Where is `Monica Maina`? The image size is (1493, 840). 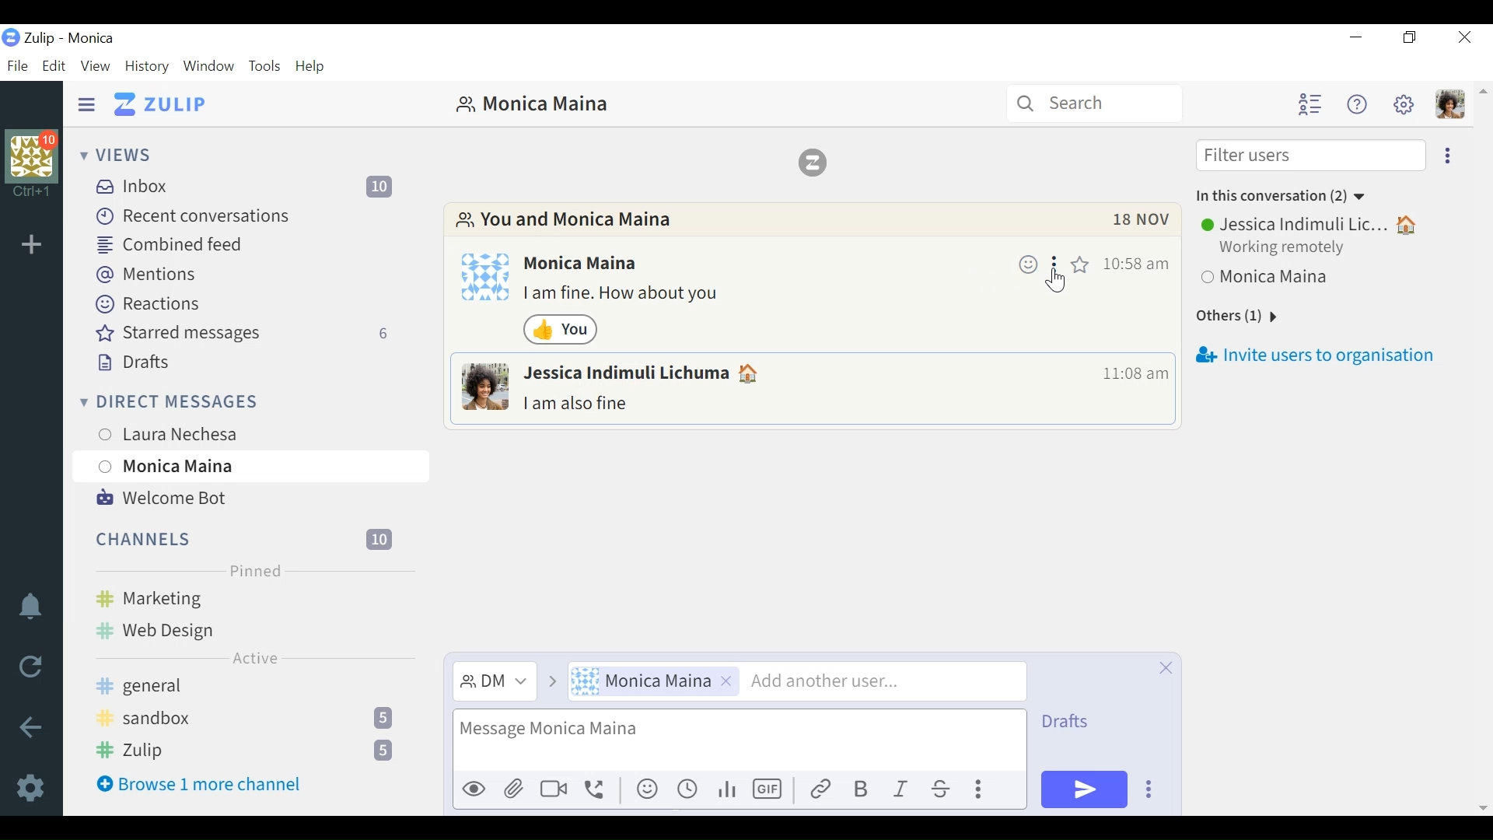
Monica Maina is located at coordinates (657, 682).